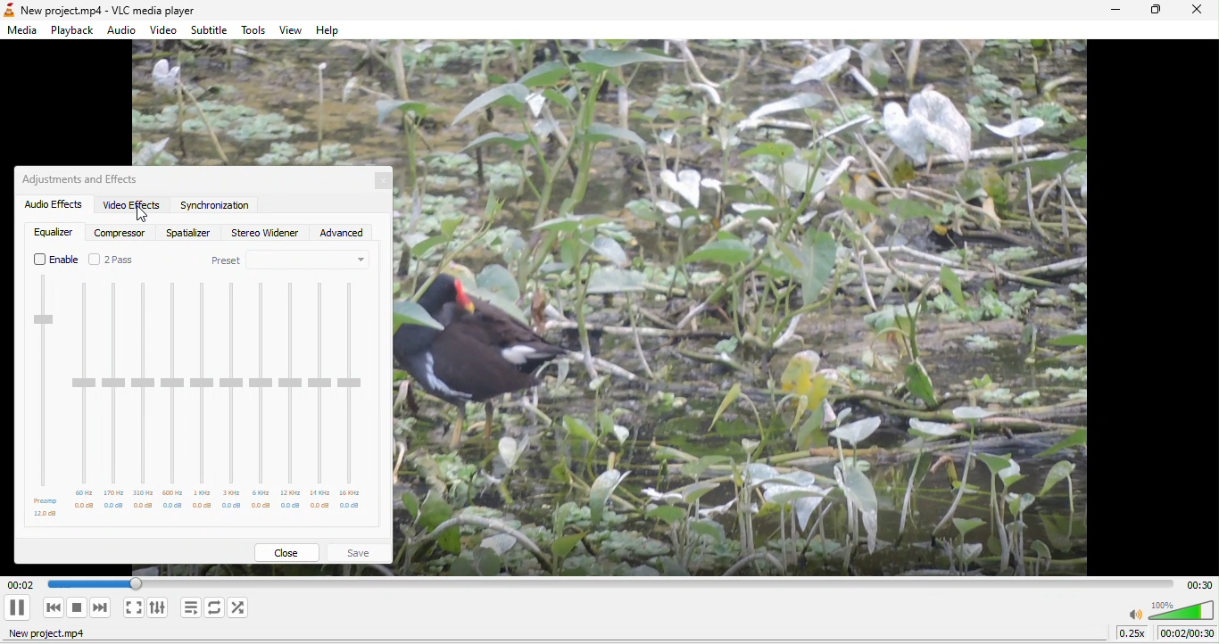 This screenshot has width=1219, height=644. I want to click on previous media, so click(53, 608).